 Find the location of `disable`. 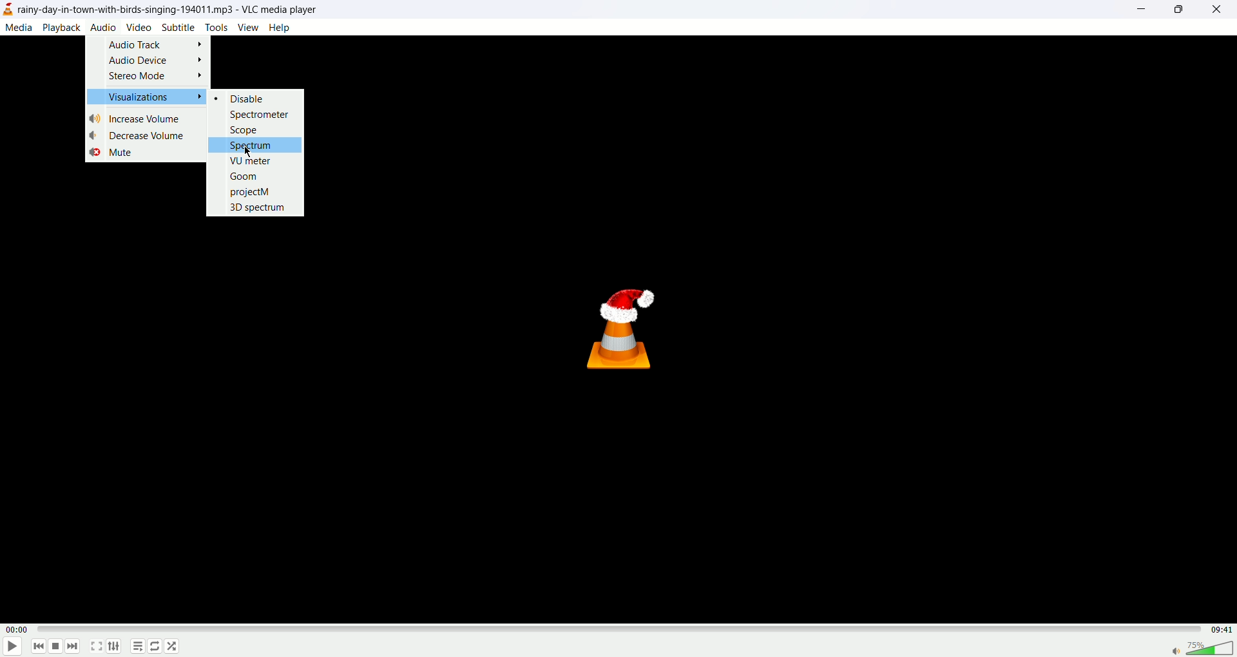

disable is located at coordinates (246, 98).